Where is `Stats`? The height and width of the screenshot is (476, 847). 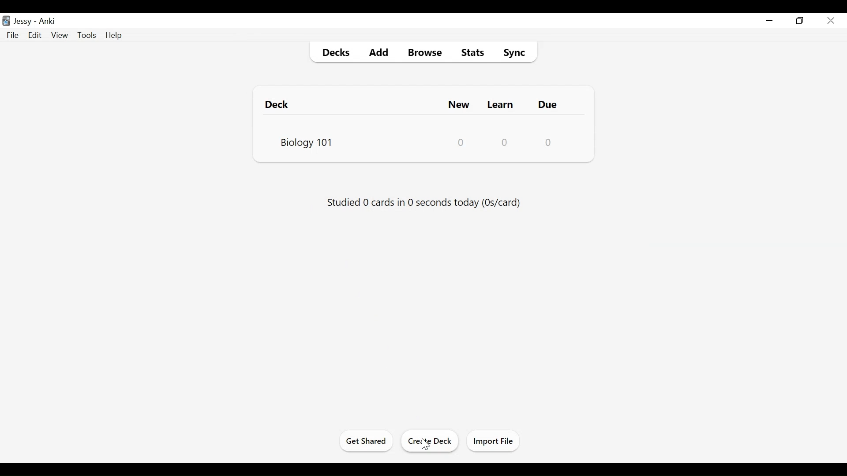
Stats is located at coordinates (470, 51).